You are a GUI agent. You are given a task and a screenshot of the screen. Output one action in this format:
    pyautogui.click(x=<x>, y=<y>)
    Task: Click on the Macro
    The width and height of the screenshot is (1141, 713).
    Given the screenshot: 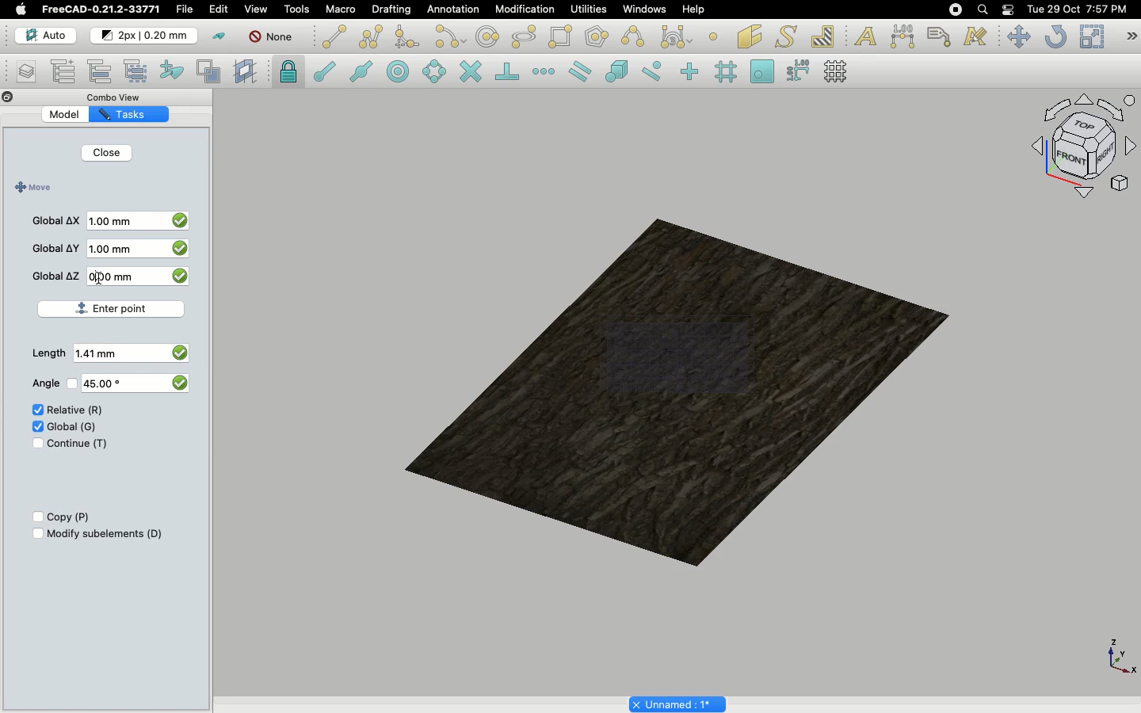 What is the action you would take?
    pyautogui.click(x=342, y=10)
    